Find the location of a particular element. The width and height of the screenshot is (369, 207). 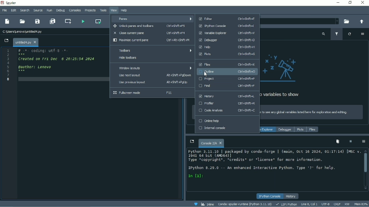

History is located at coordinates (226, 97).